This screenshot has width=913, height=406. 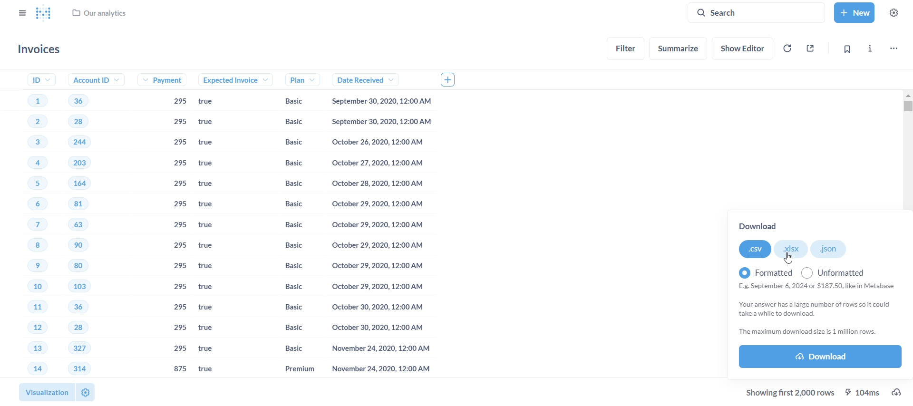 I want to click on new, so click(x=854, y=11).